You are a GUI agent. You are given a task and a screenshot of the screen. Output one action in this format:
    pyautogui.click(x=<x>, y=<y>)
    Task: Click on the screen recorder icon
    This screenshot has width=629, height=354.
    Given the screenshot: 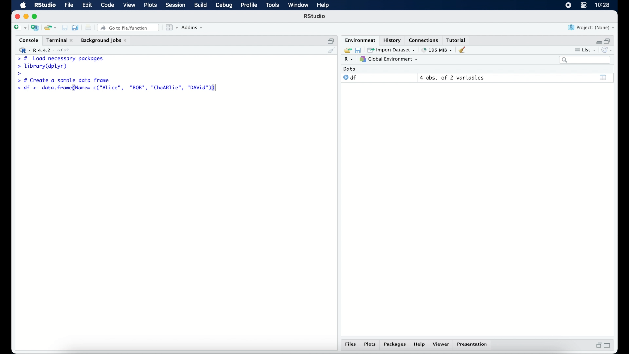 What is the action you would take?
    pyautogui.click(x=568, y=5)
    